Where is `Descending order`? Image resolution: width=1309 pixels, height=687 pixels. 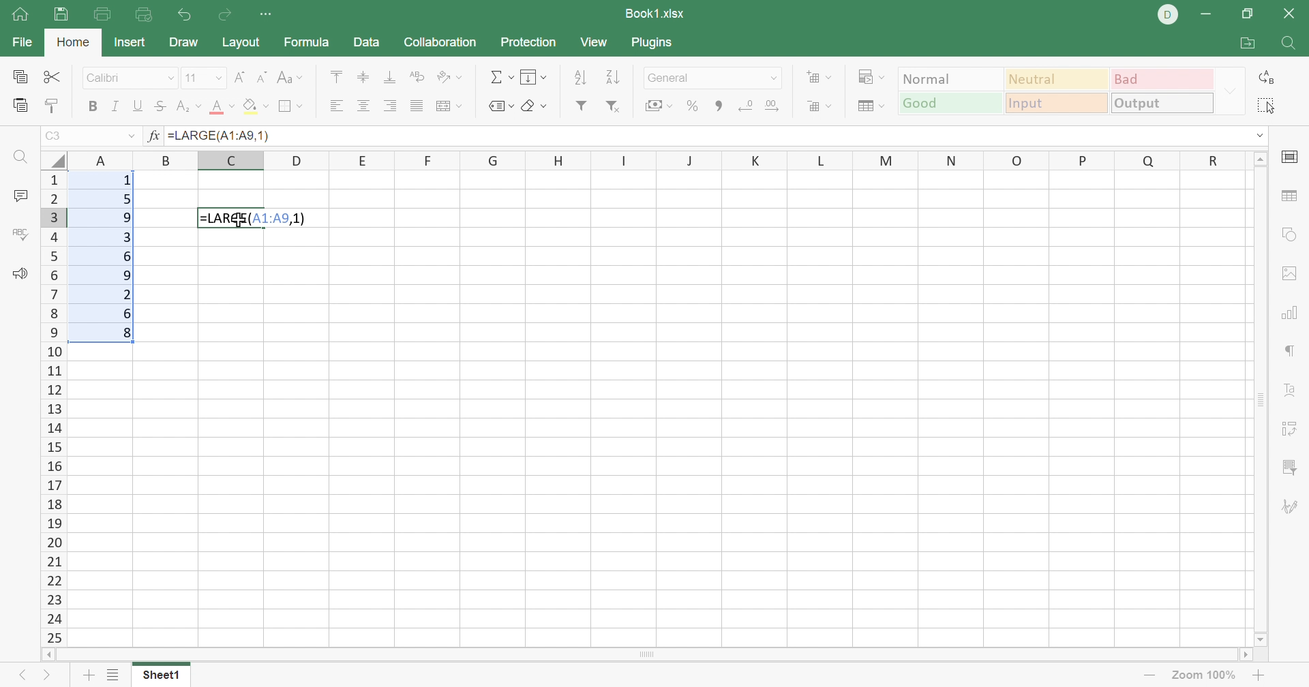
Descending order is located at coordinates (612, 77).